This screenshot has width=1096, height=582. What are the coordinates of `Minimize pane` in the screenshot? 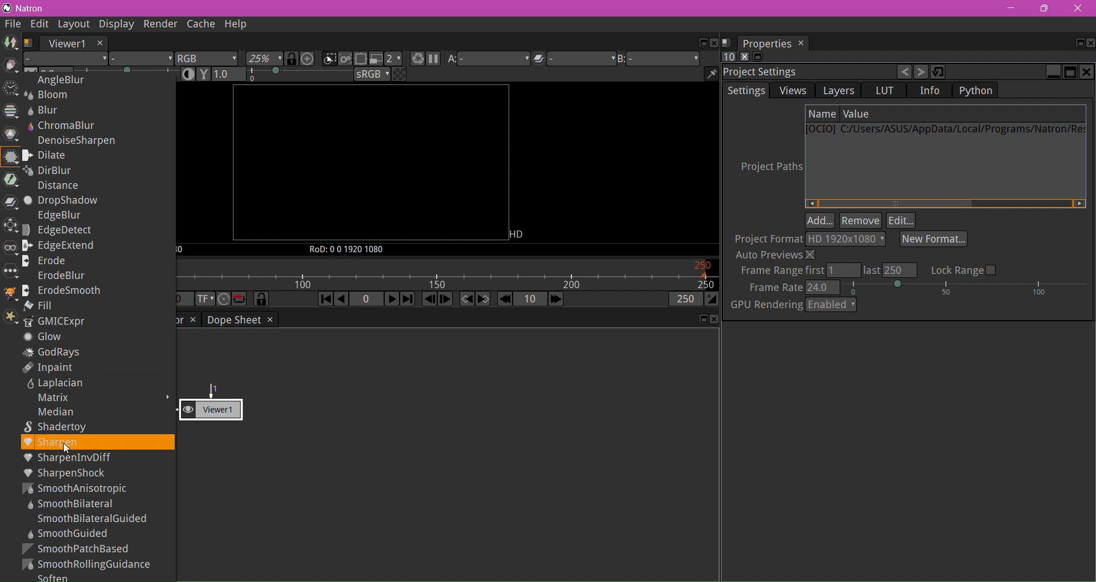 It's located at (1053, 72).